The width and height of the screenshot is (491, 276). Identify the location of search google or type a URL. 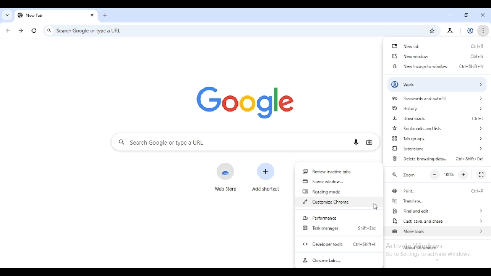
(229, 31).